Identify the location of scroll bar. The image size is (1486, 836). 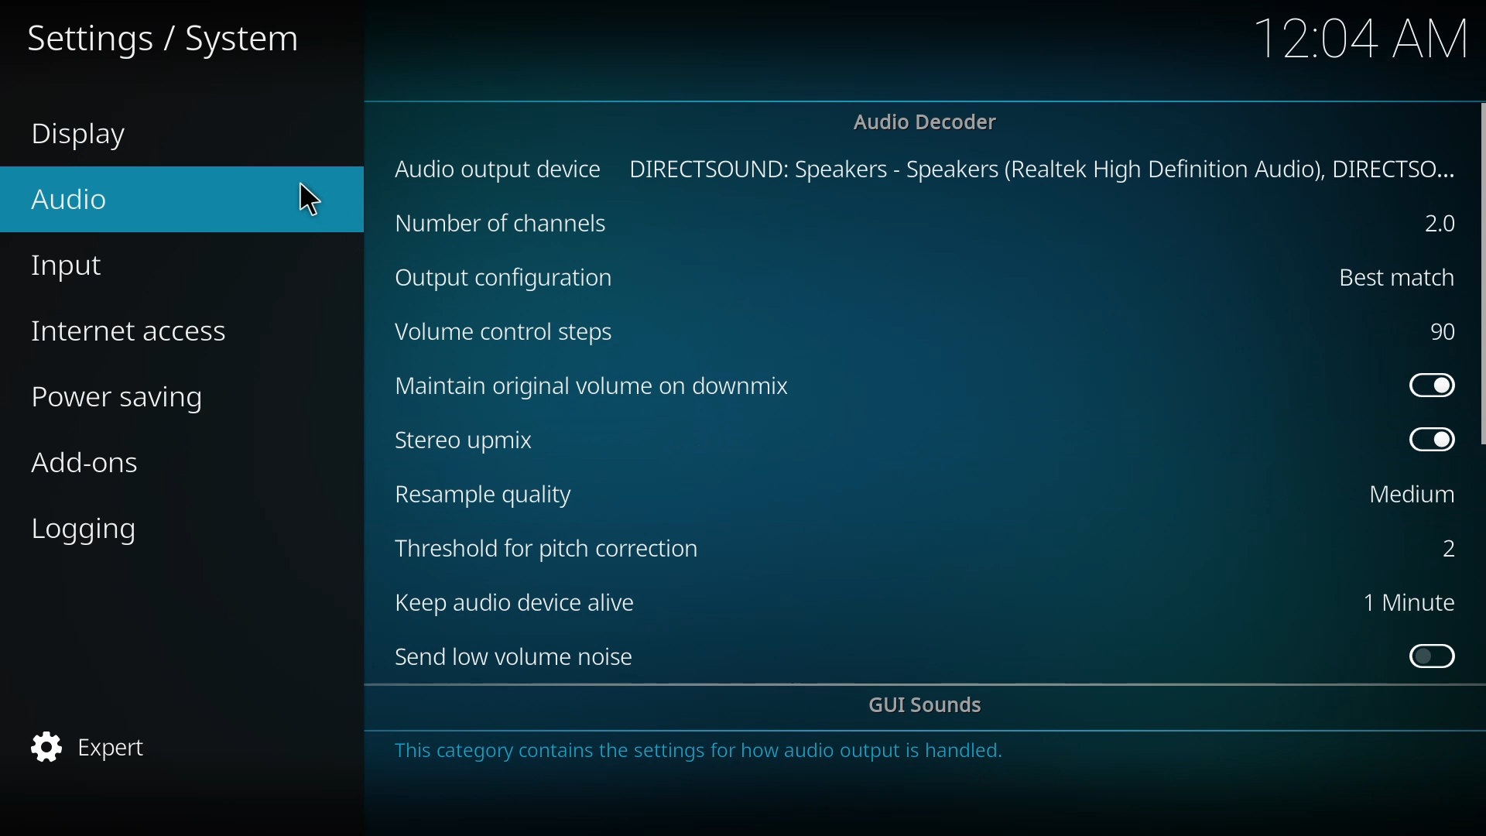
(1484, 277).